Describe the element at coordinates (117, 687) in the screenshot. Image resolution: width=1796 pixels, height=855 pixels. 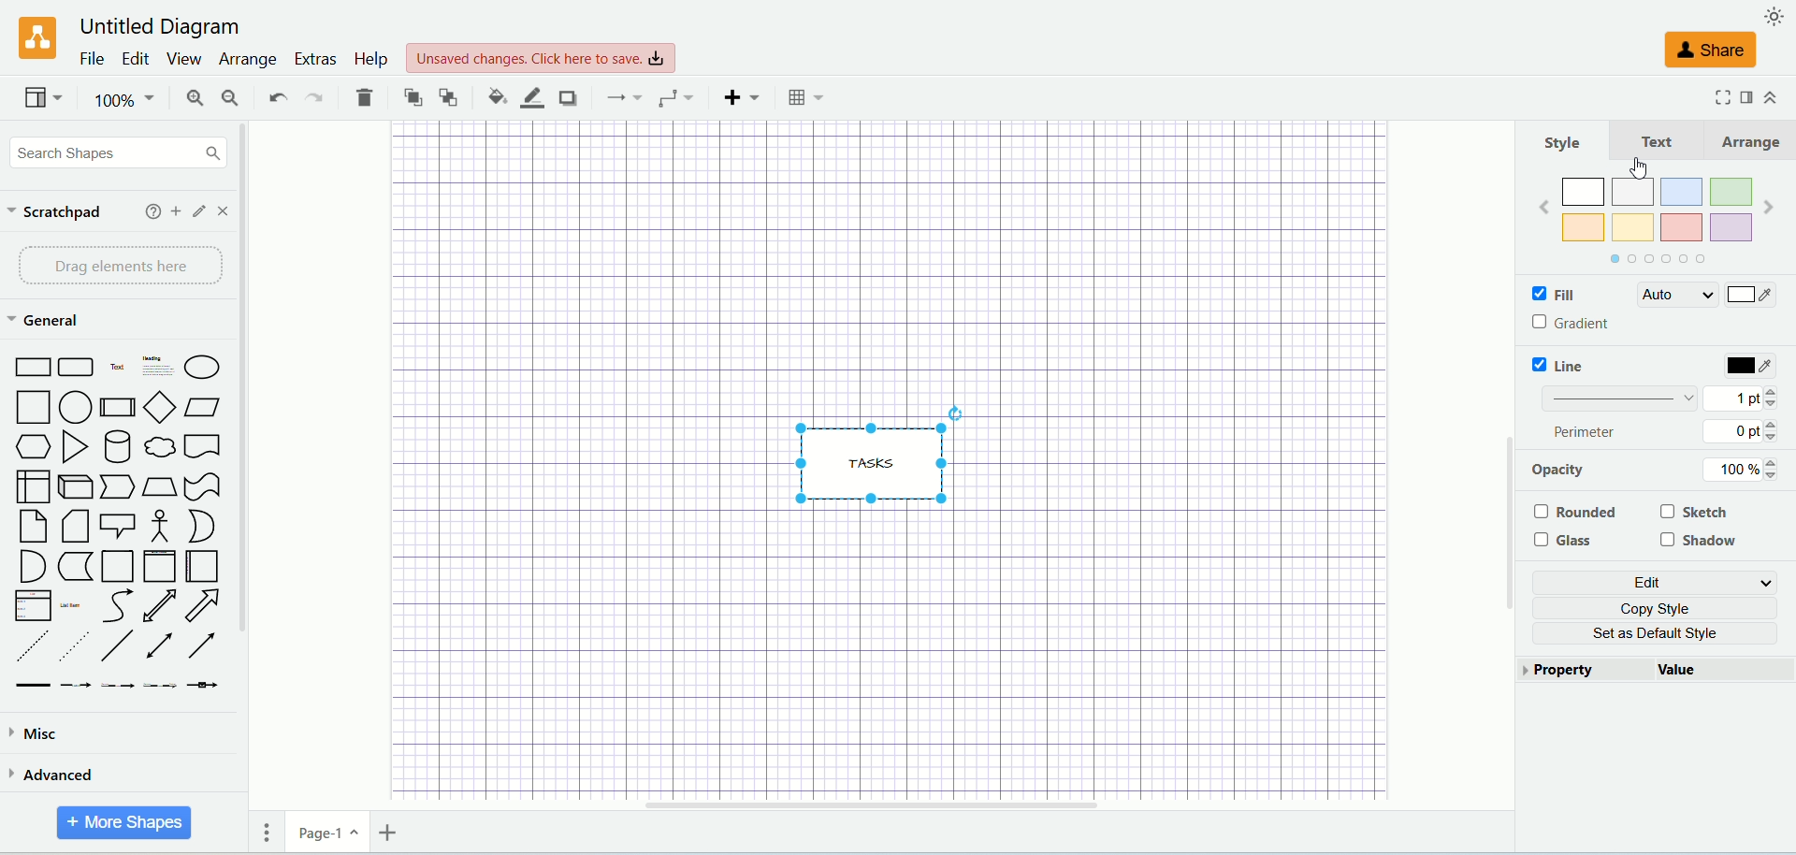
I see `Connector with 2 label` at that location.